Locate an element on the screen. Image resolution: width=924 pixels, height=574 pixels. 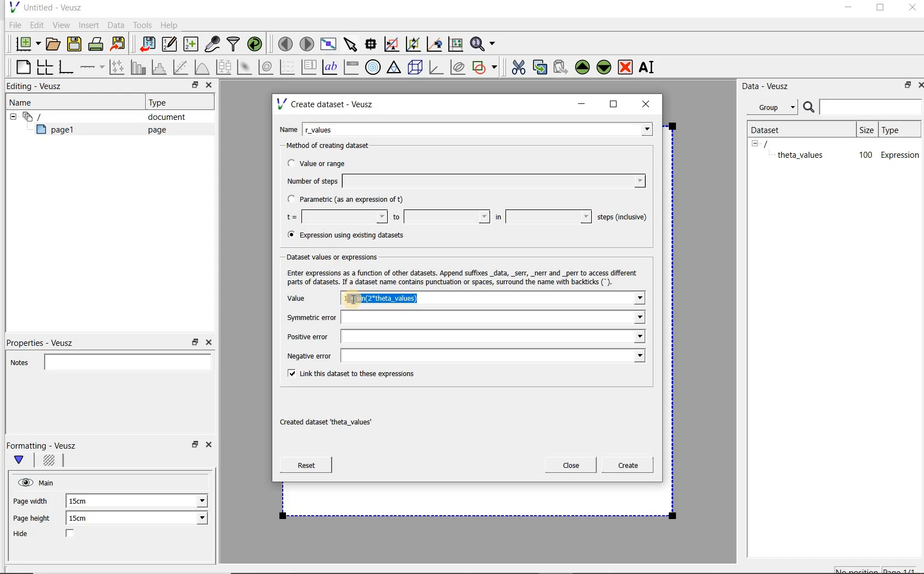
Fit a function to data is located at coordinates (182, 67).